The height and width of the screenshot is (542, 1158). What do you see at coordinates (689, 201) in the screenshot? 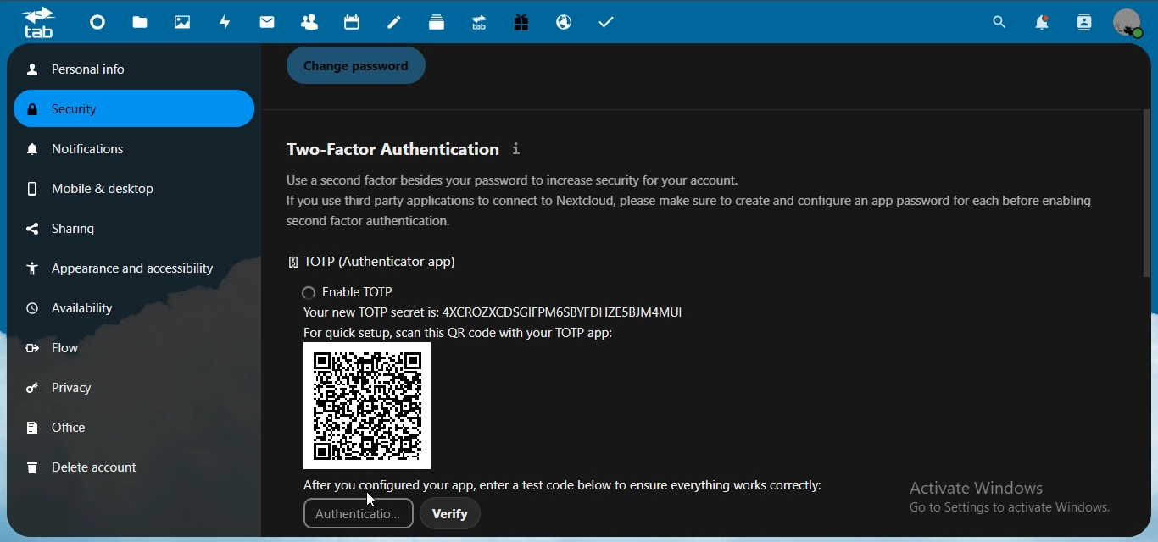
I see `Use a second factor besides your password to increase security for your account.
If you use third party applications to connect to Nextcloud, please make sure to create and configure an app password for each before enabling
second factor authentication.` at bounding box center [689, 201].